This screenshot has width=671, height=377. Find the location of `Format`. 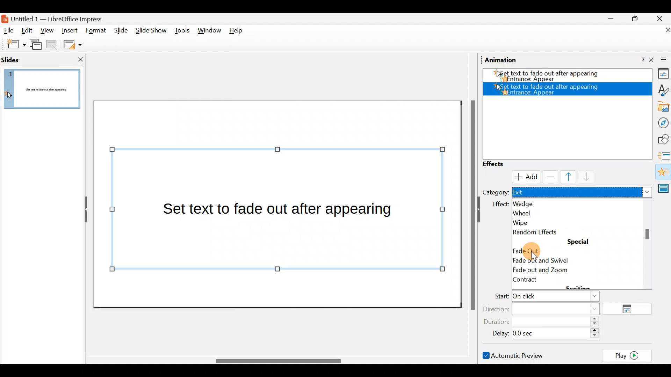

Format is located at coordinates (96, 31).